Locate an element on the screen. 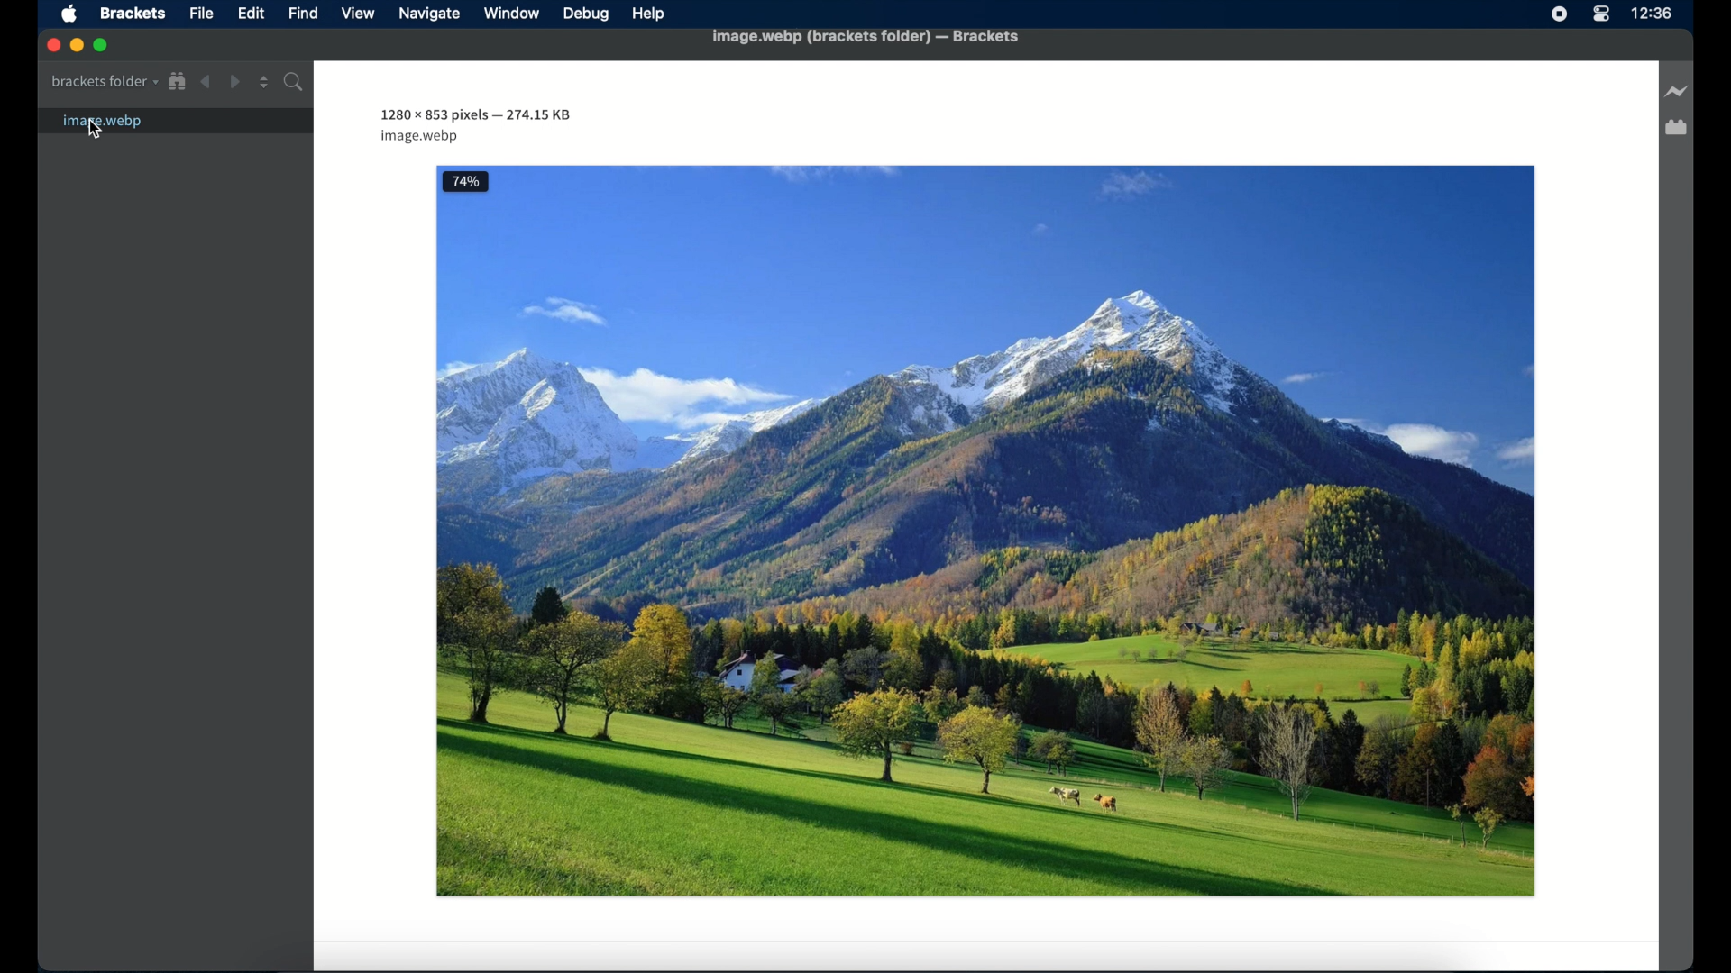  back is located at coordinates (206, 82).